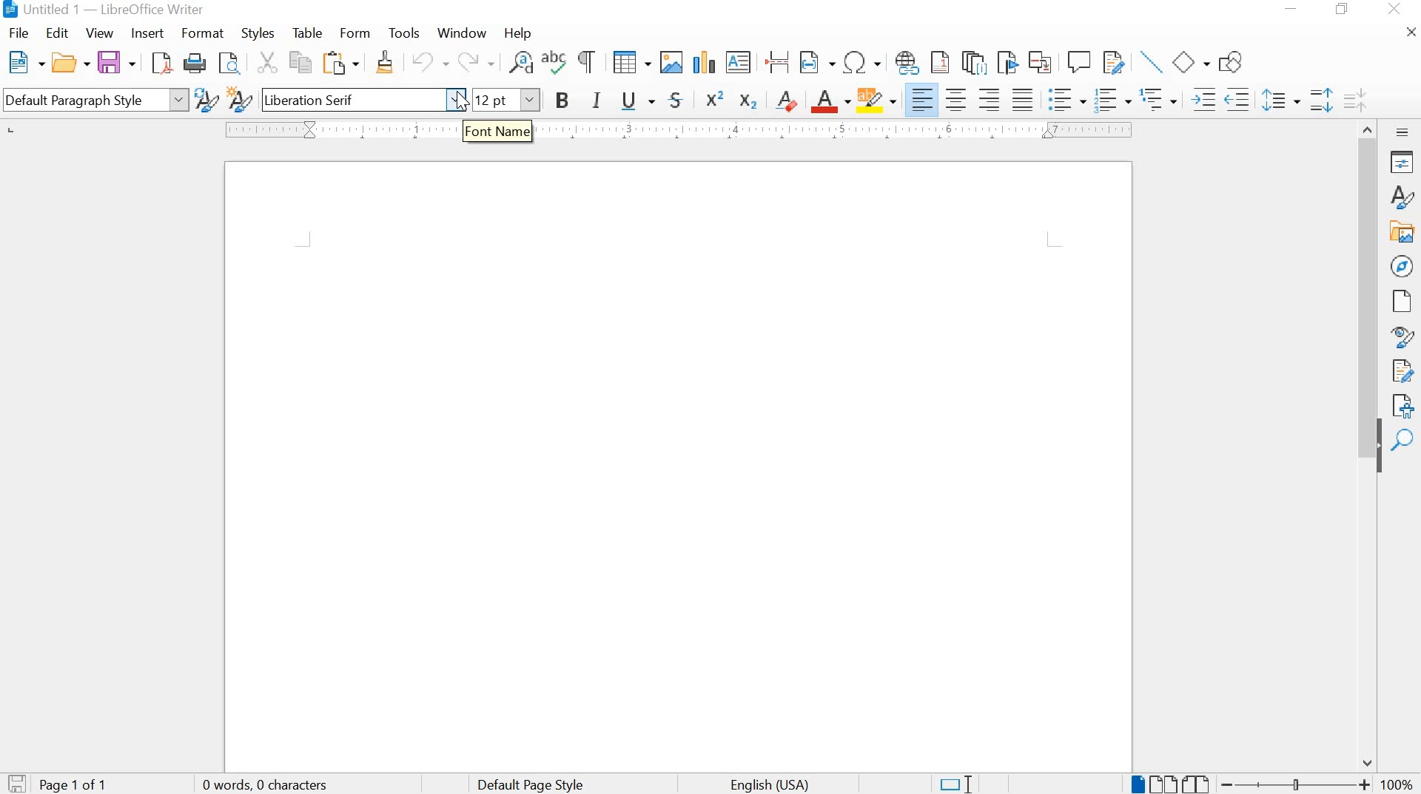  What do you see at coordinates (1403, 163) in the screenshot?
I see `PROPERTIES` at bounding box center [1403, 163].